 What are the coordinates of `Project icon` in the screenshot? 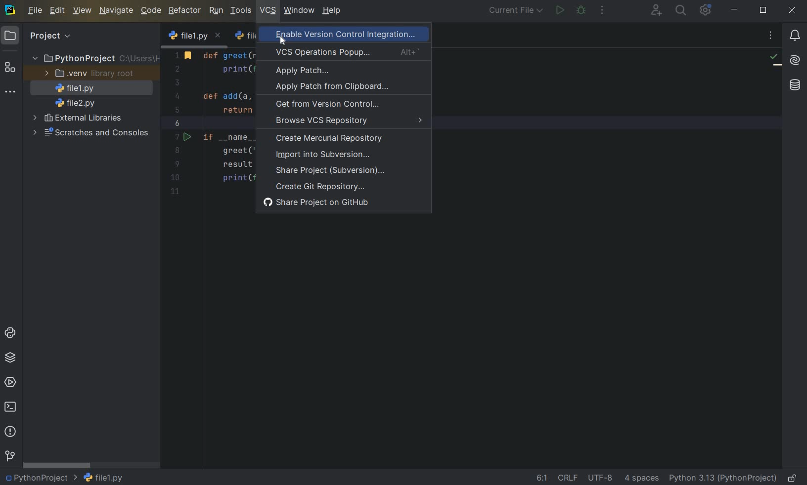 It's located at (10, 36).